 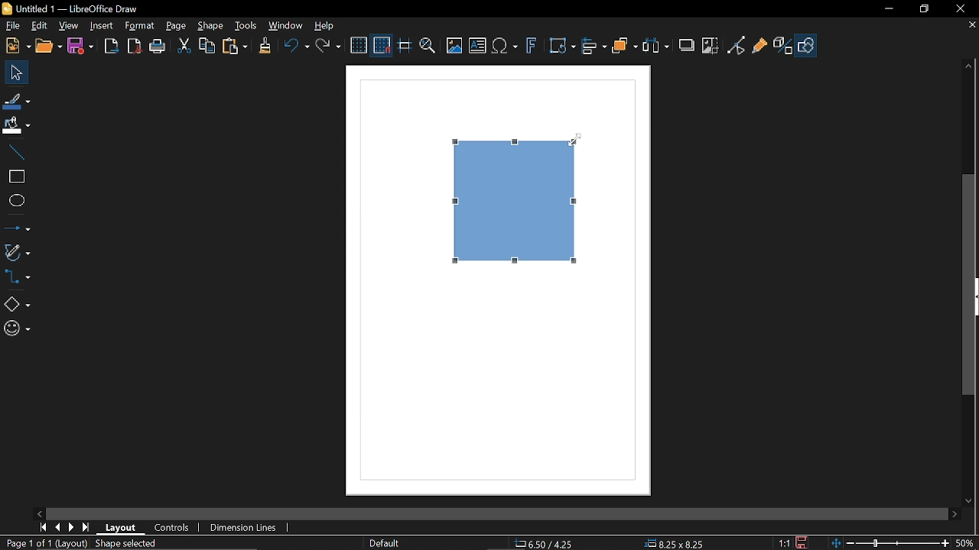 I want to click on Shape, so click(x=210, y=27).